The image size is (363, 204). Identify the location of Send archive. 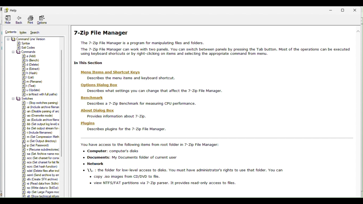
(41, 175).